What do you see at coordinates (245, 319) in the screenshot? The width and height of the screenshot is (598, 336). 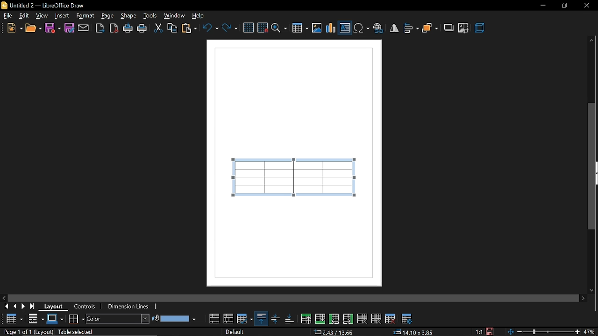 I see `optimize` at bounding box center [245, 319].